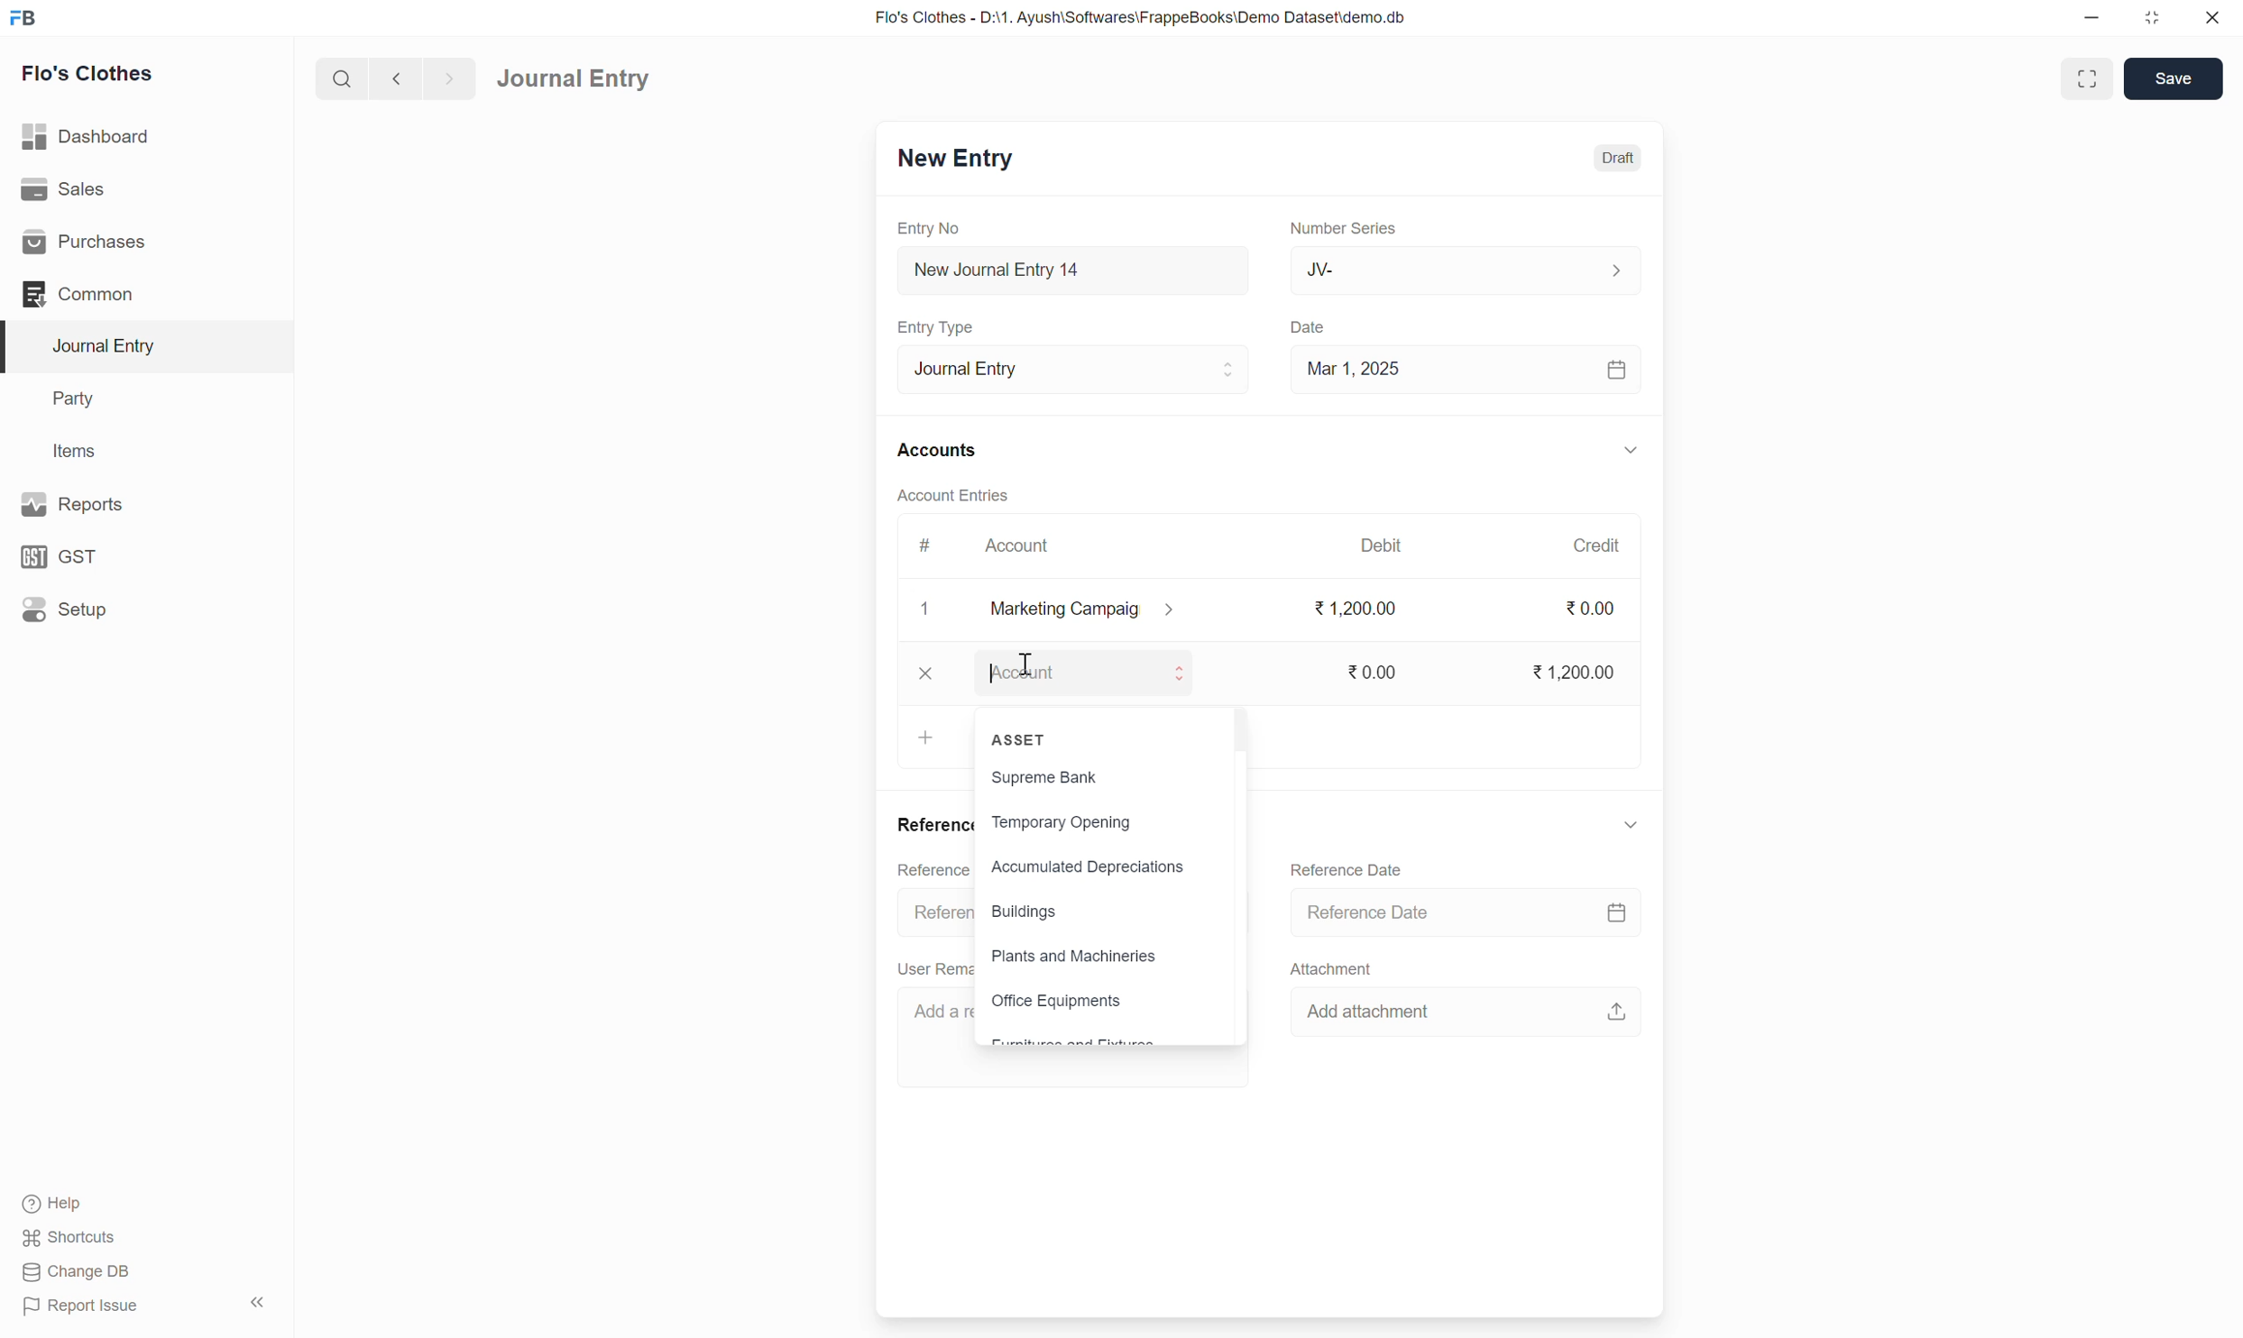 This screenshot has width=2243, height=1338. Describe the element at coordinates (927, 609) in the screenshot. I see `1` at that location.